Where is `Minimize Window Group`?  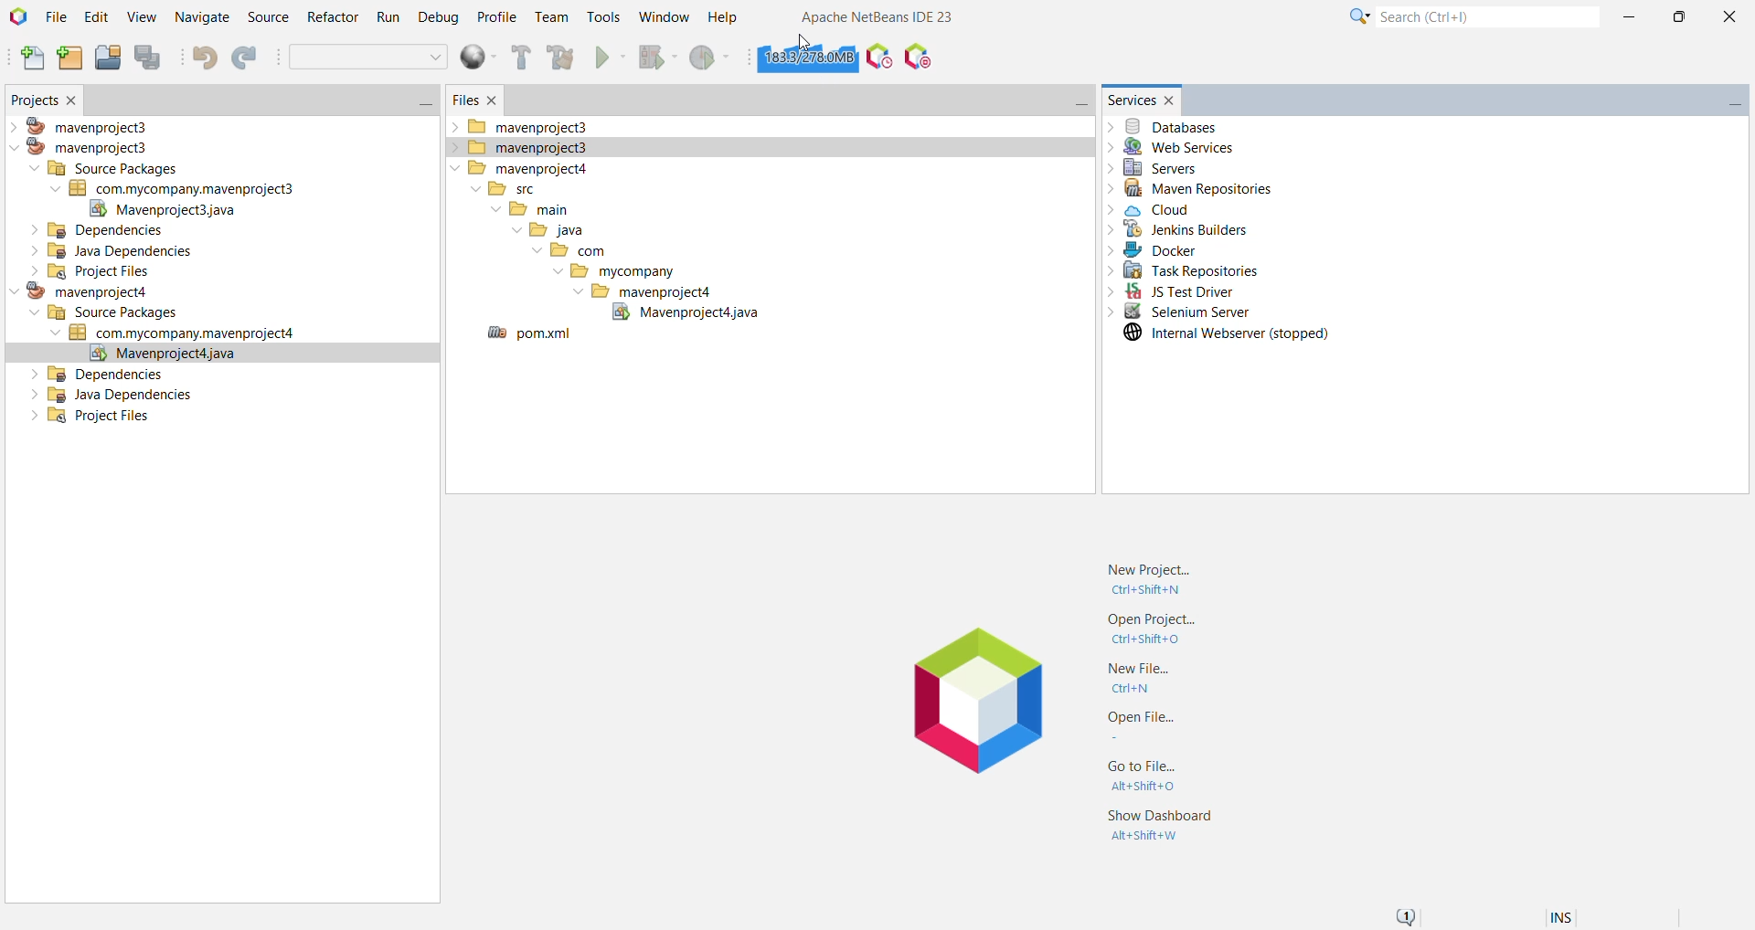
Minimize Window Group is located at coordinates (420, 103).